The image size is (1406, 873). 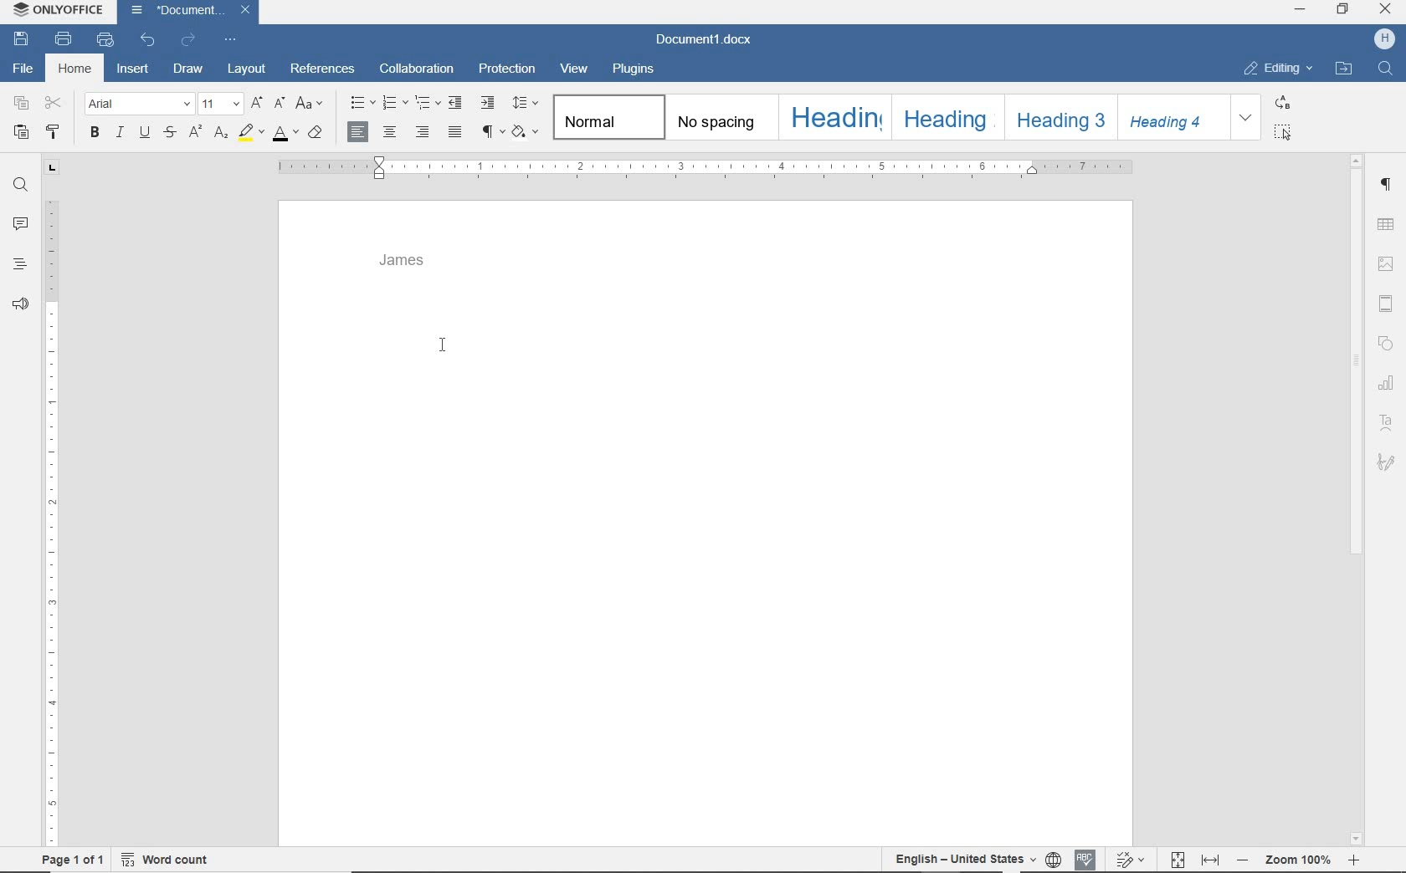 I want to click on ruler, so click(x=49, y=503).